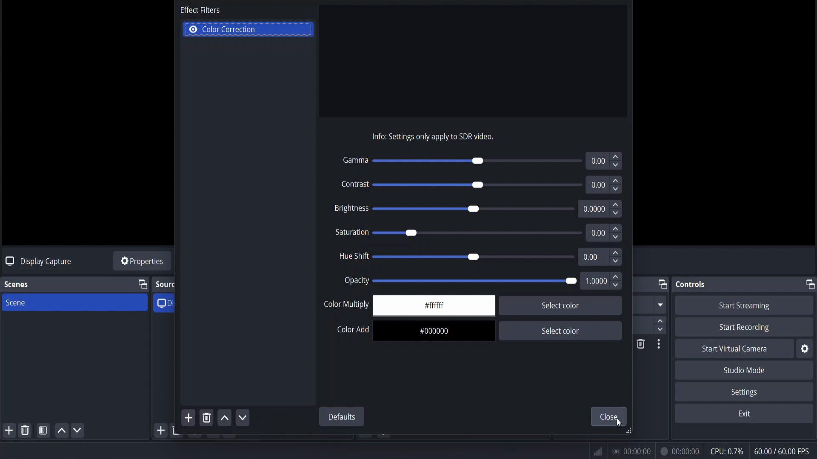 This screenshot has width=817, height=459. Describe the element at coordinates (346, 304) in the screenshot. I see `Color Multiply` at that location.